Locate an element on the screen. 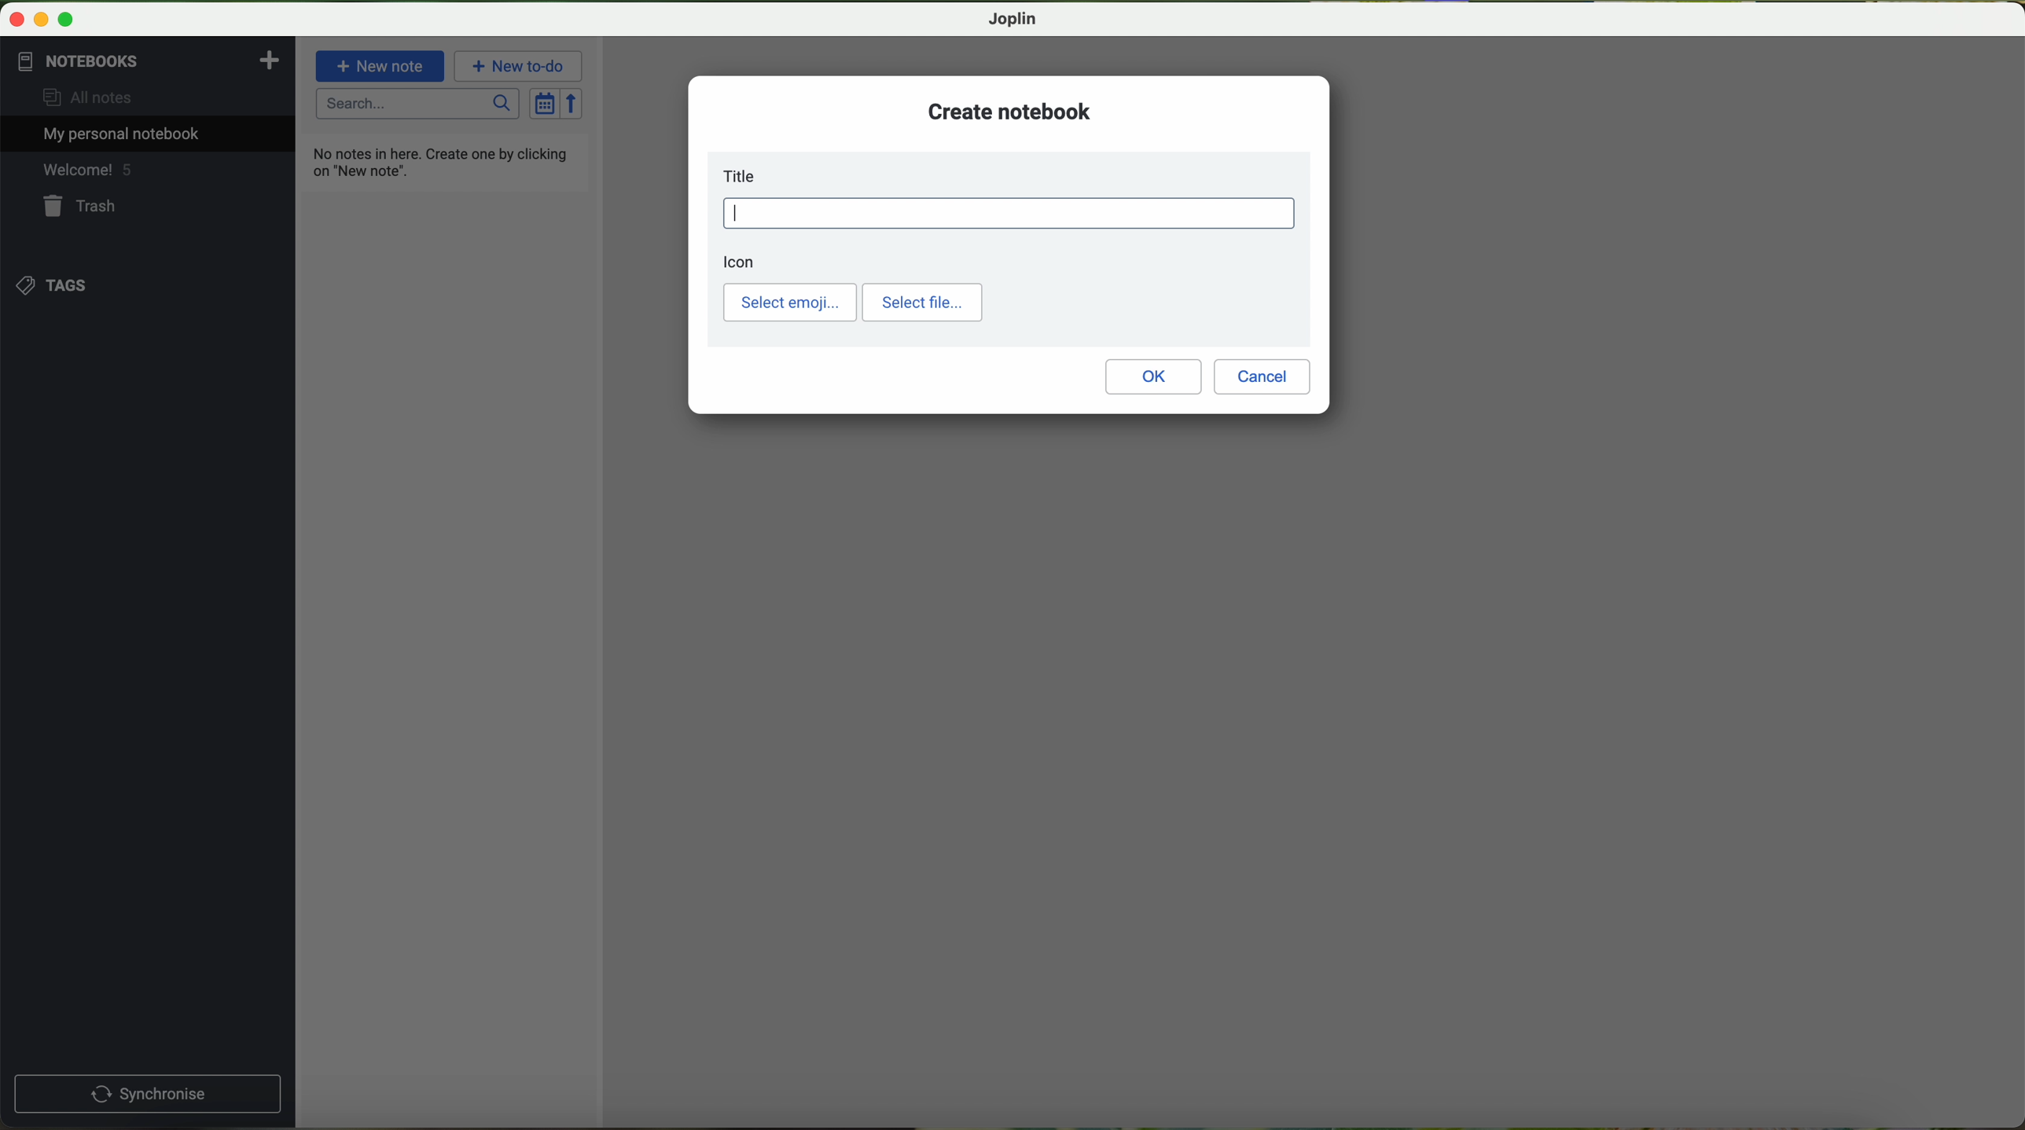 The image size is (2025, 1130). no notes in here. create one by clicking new note is located at coordinates (444, 161).